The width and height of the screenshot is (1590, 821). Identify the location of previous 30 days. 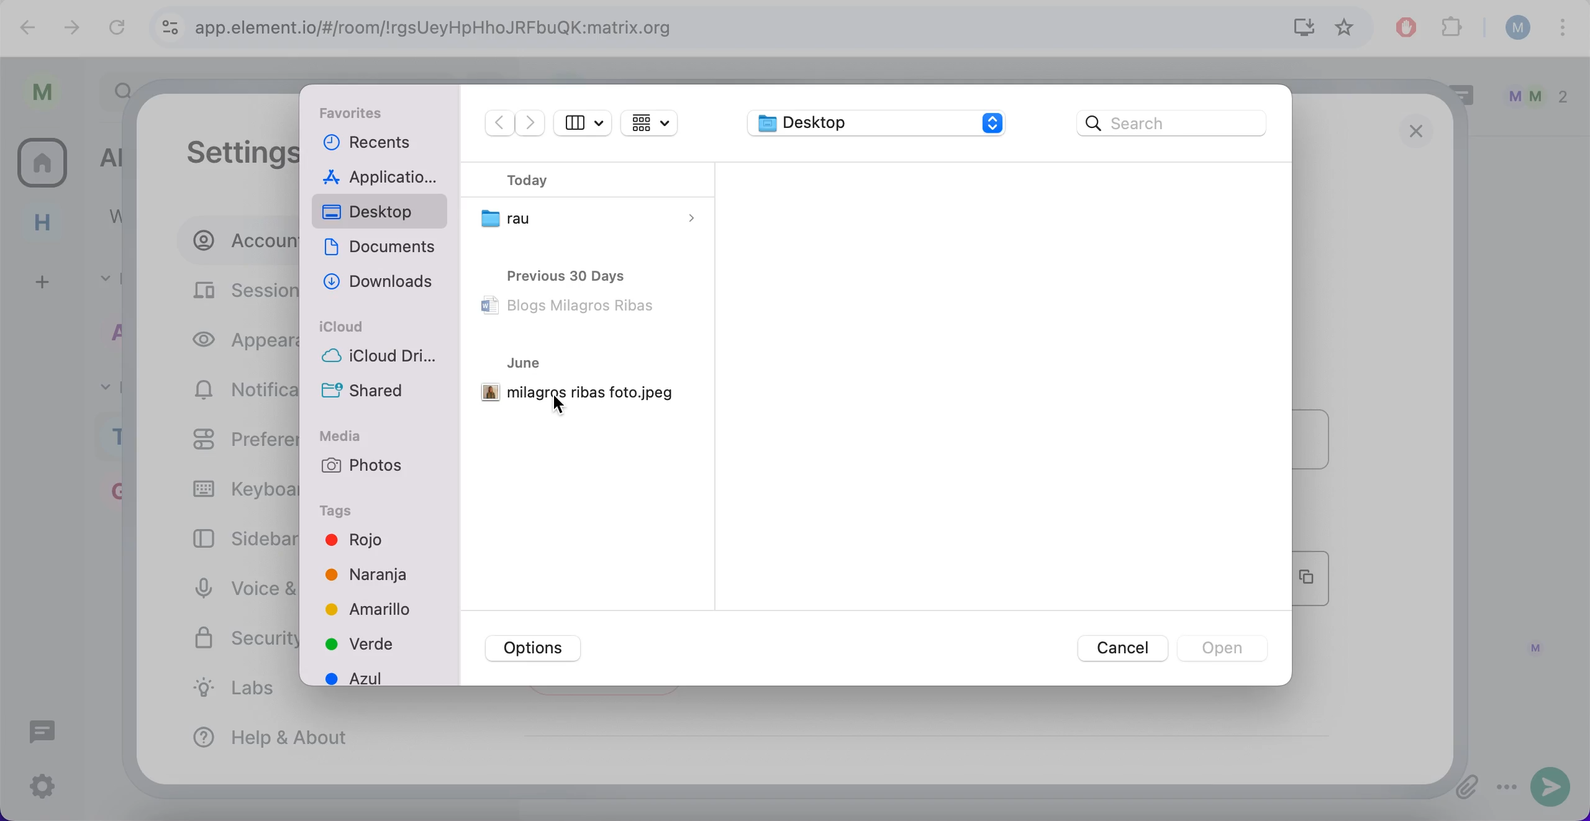
(570, 279).